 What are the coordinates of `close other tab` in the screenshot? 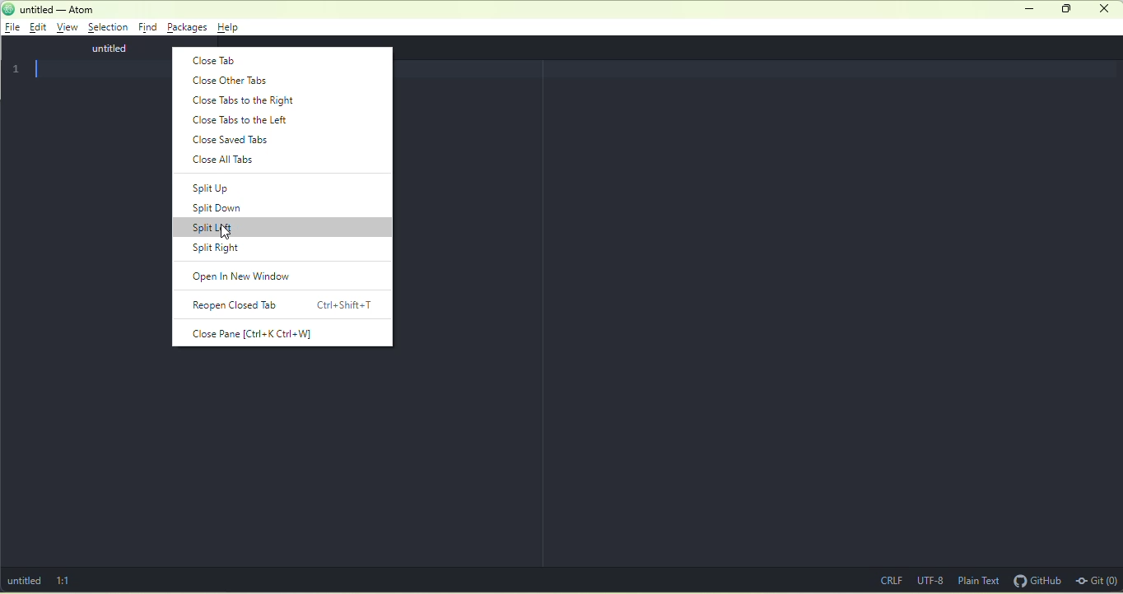 It's located at (235, 81).